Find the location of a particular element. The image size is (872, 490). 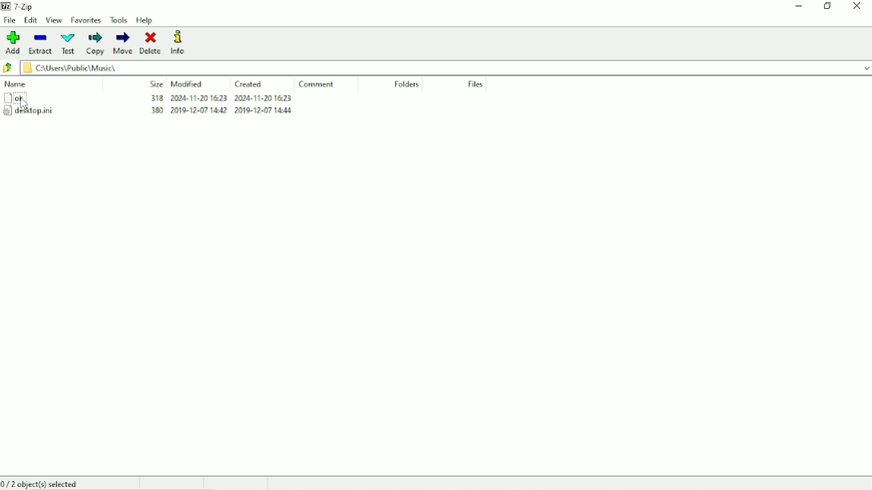

Favorites is located at coordinates (86, 19).